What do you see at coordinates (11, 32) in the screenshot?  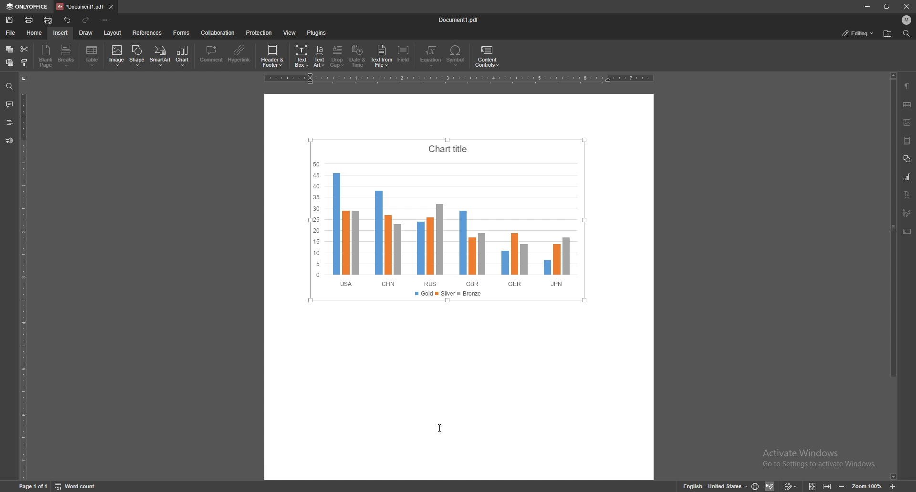 I see `file` at bounding box center [11, 32].